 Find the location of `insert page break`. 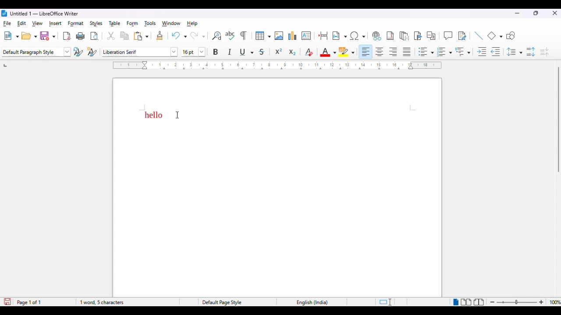

insert page break is located at coordinates (323, 35).